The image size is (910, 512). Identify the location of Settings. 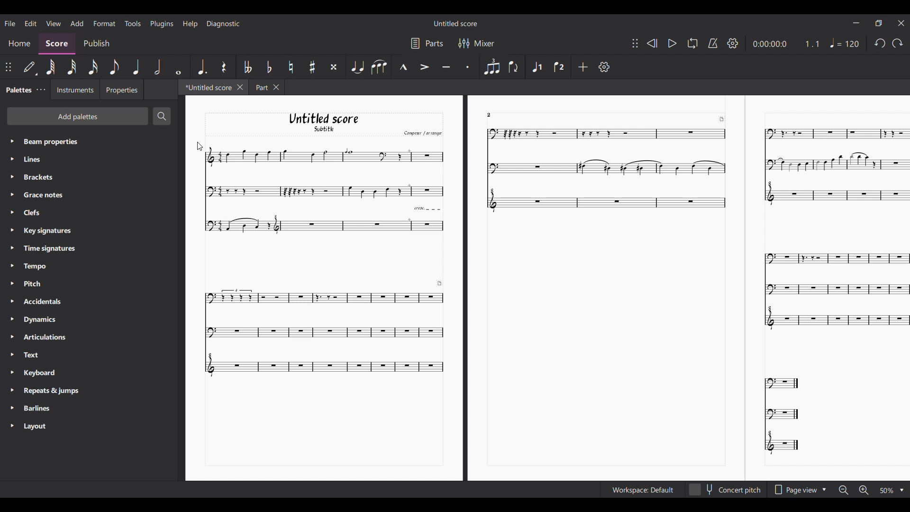
(733, 43).